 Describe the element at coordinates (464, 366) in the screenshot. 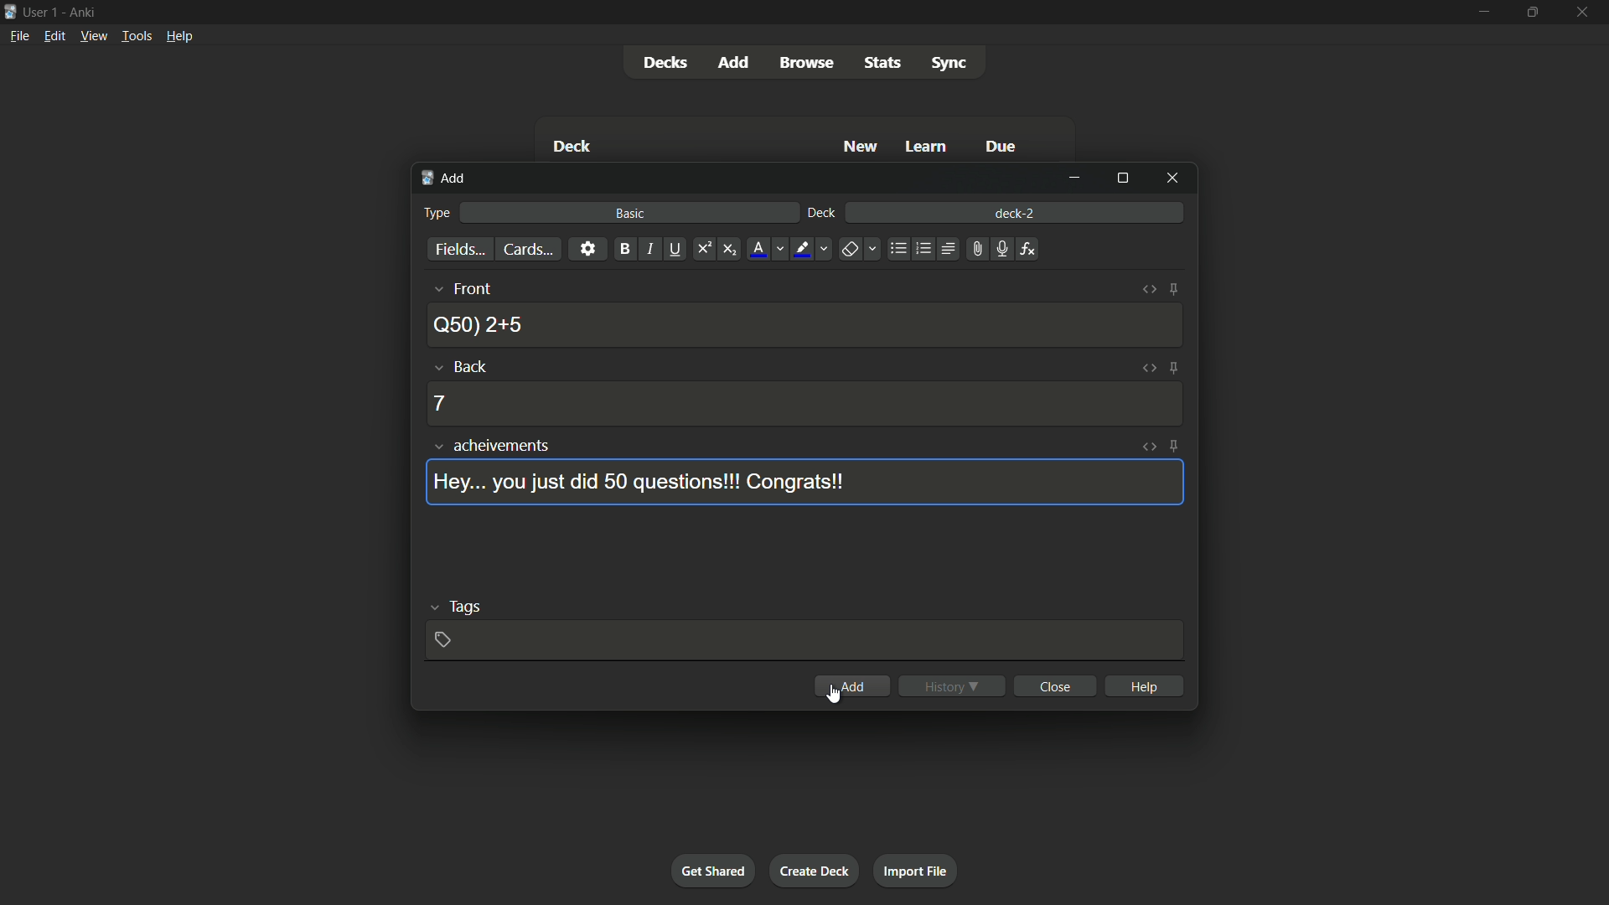

I see `back` at that location.